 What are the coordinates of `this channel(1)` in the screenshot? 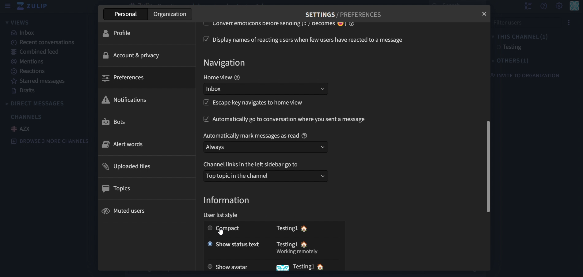 It's located at (523, 36).